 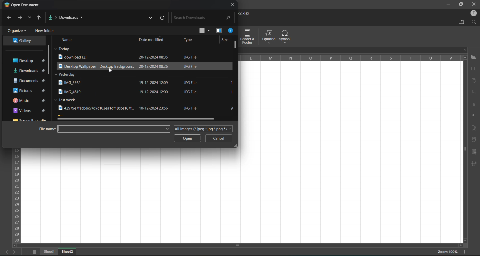 What do you see at coordinates (474, 81) in the screenshot?
I see `shapes` at bounding box center [474, 81].